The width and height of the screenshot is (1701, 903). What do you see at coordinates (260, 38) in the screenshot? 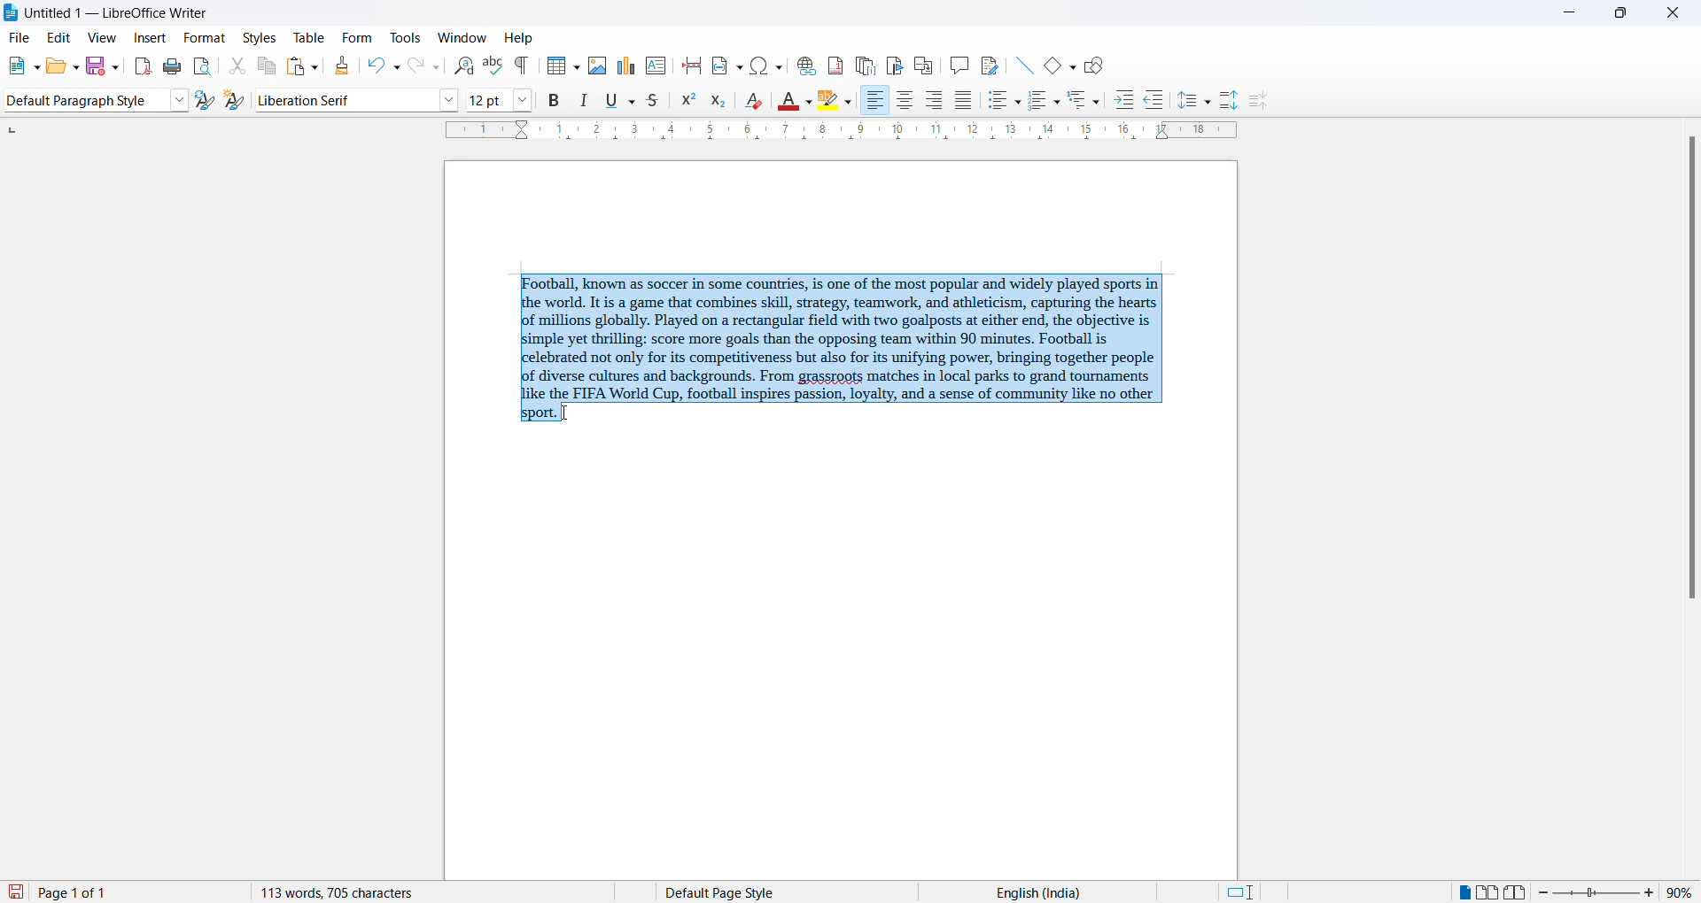
I see `styles` at bounding box center [260, 38].